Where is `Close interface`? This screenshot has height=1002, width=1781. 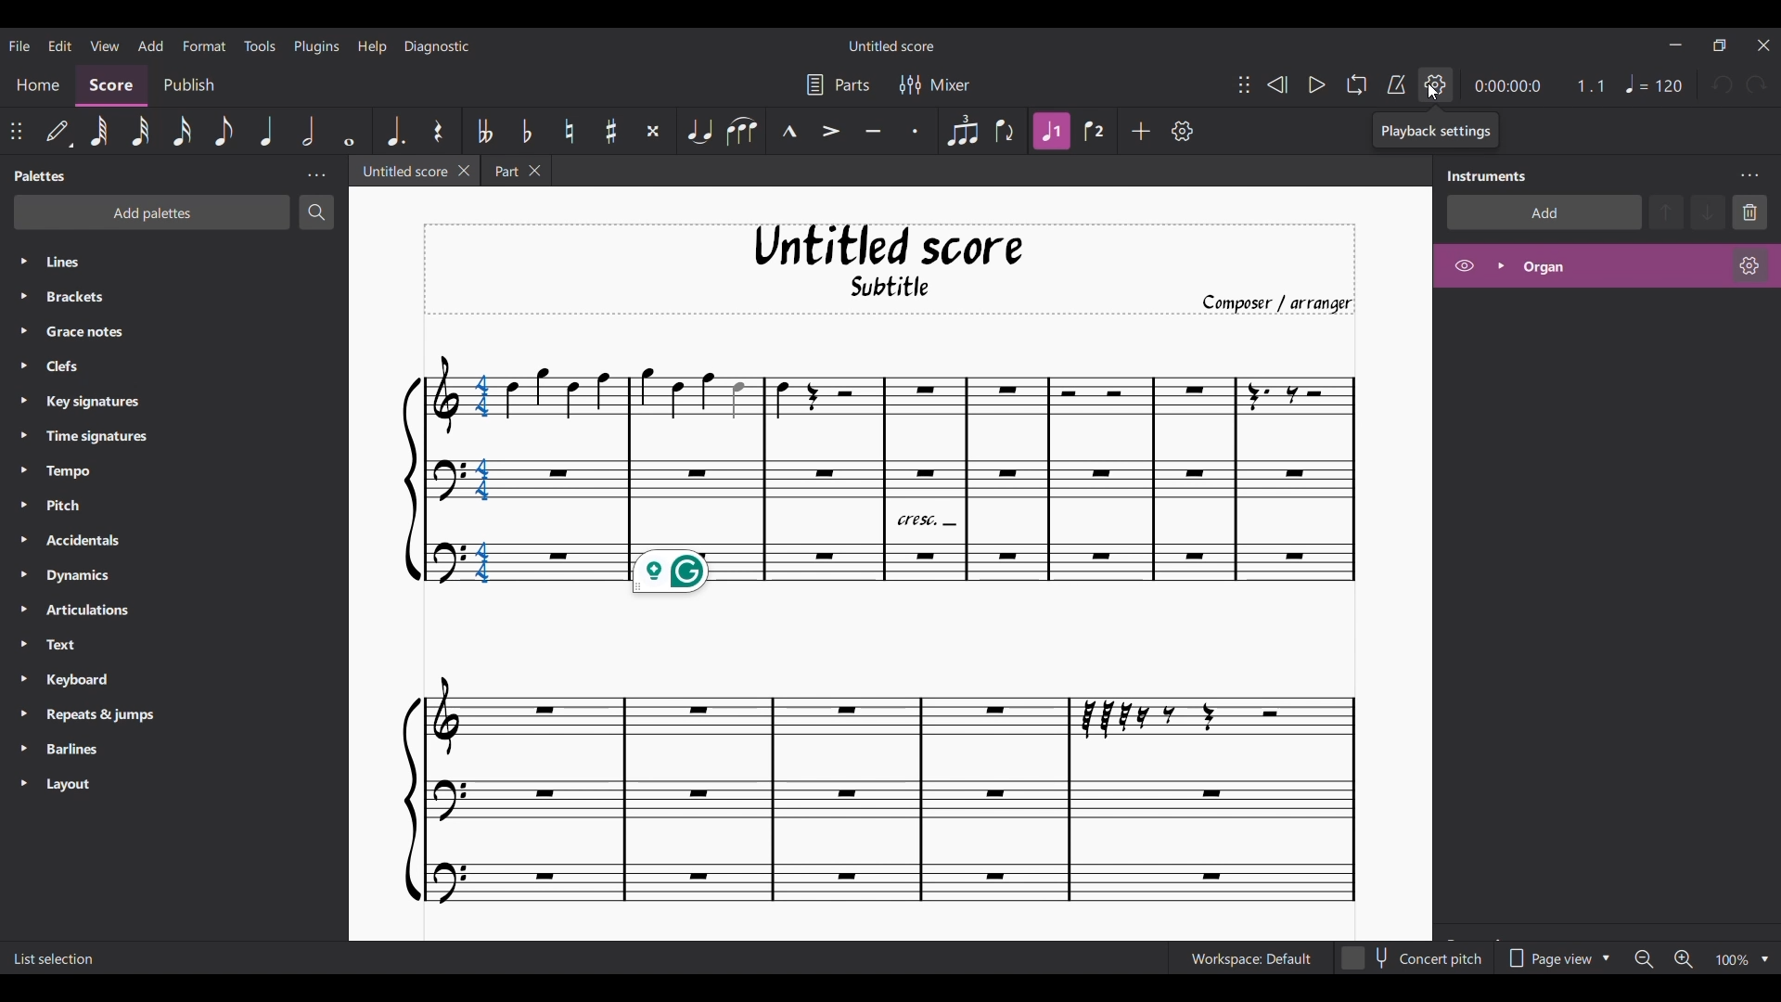
Close interface is located at coordinates (1763, 45).